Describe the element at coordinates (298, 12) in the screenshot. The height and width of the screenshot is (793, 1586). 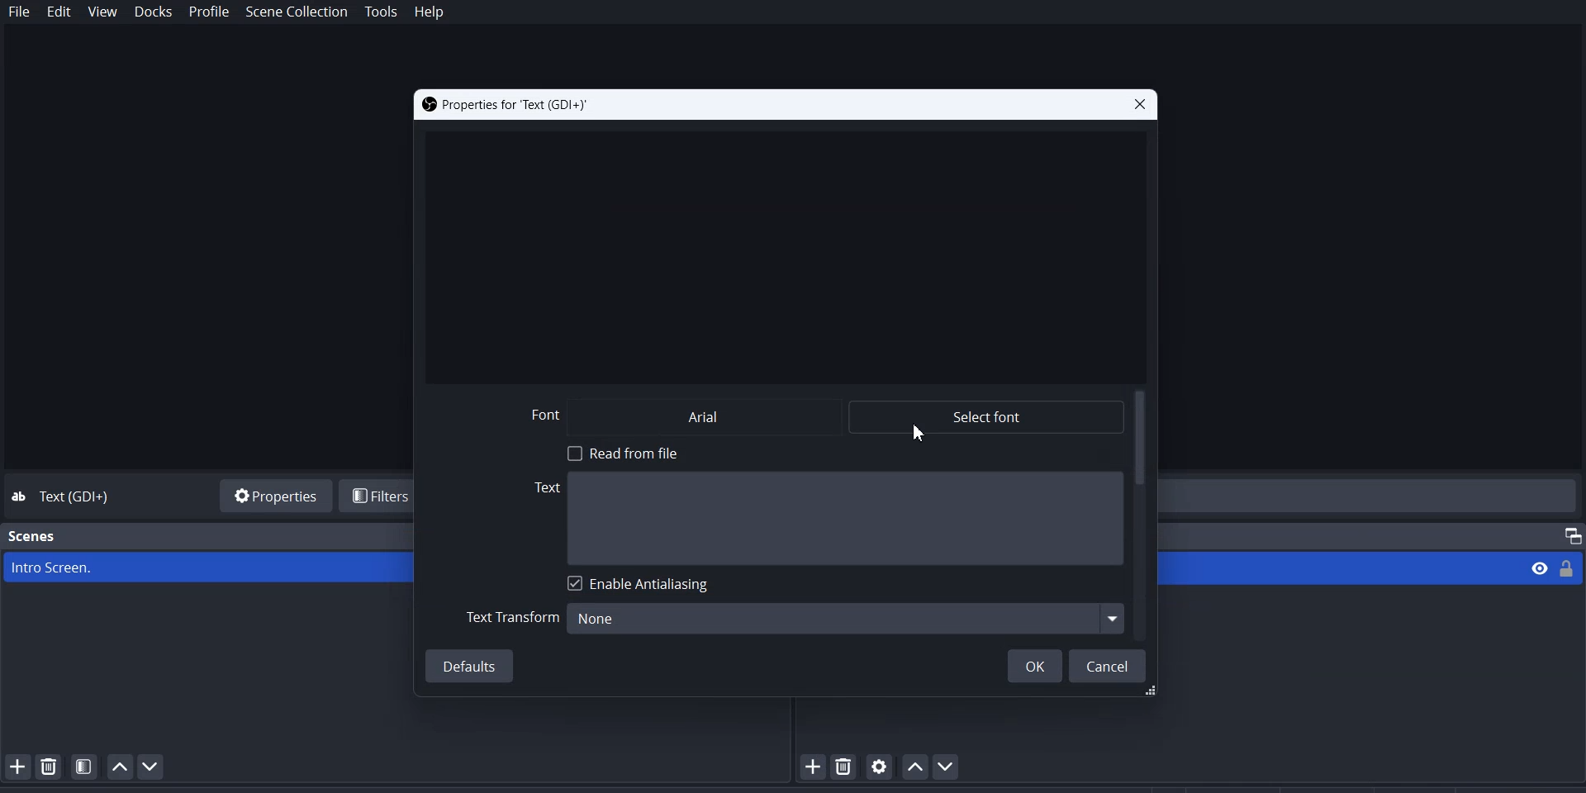
I see `Scene collection` at that location.